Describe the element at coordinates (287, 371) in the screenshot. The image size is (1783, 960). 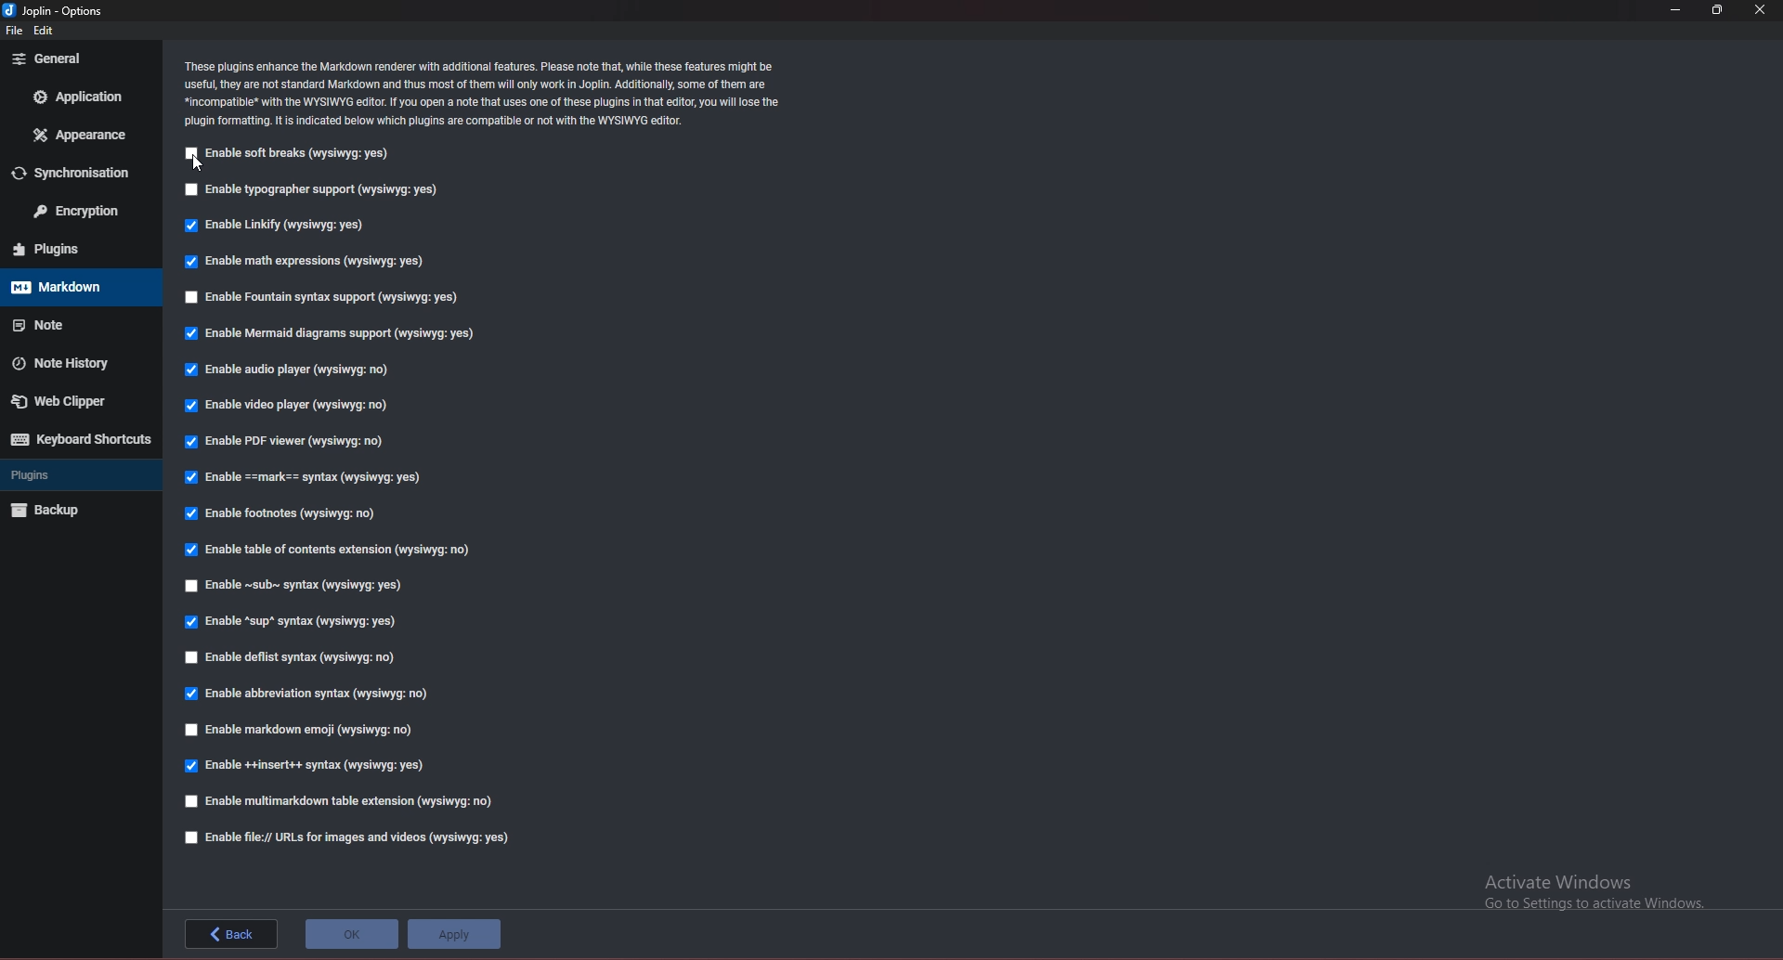
I see `enable audio player` at that location.